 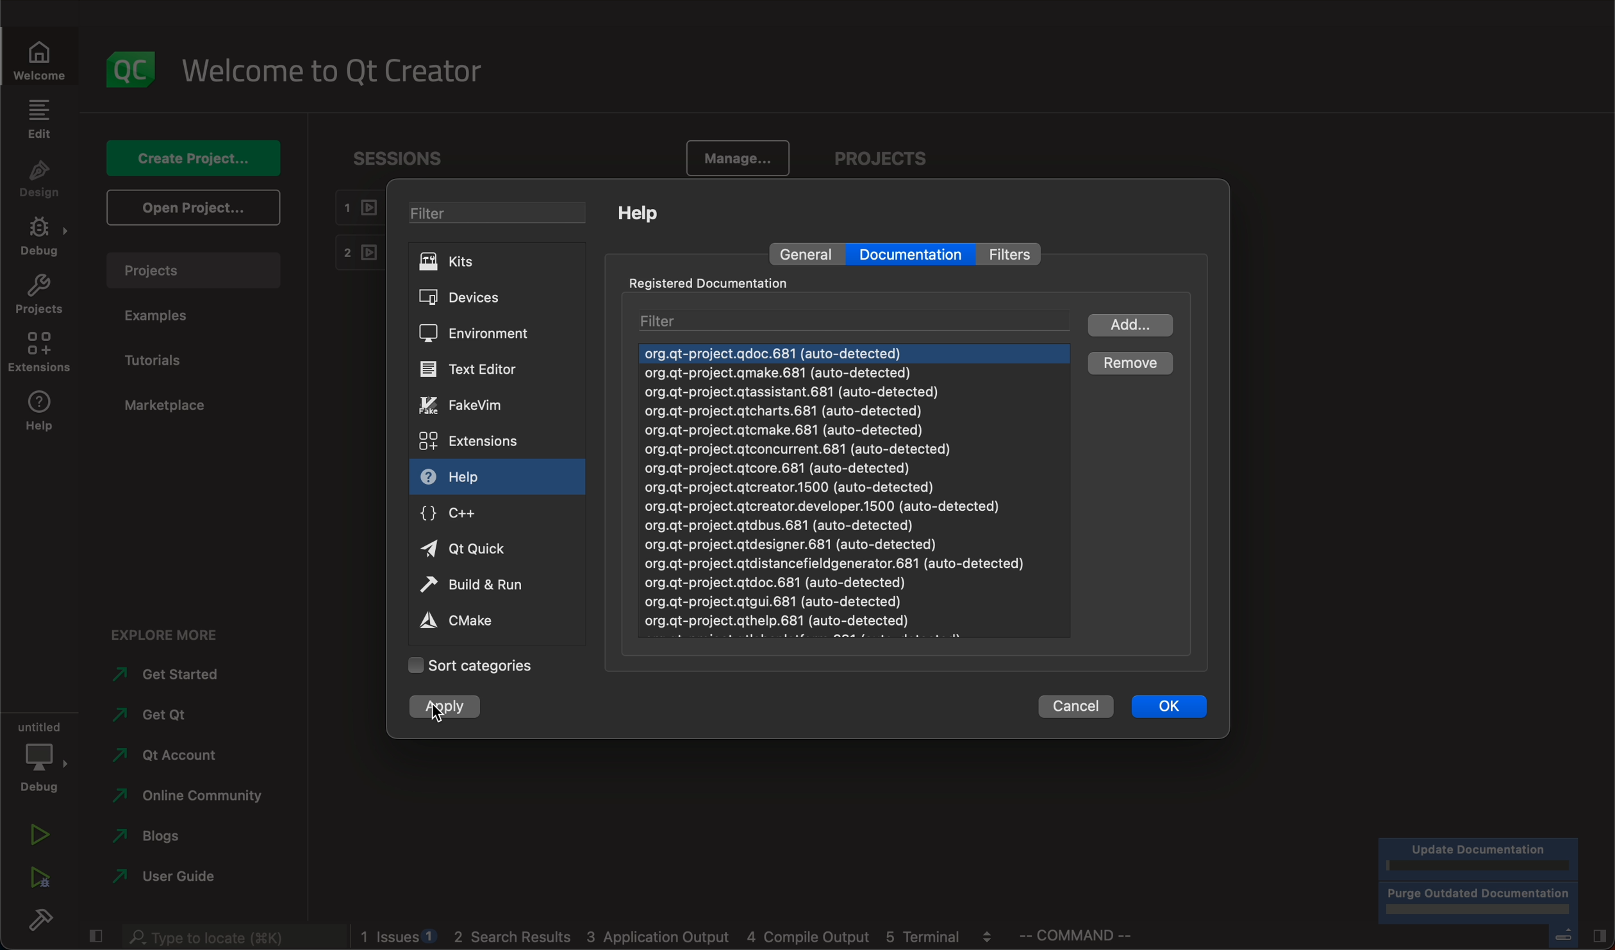 What do you see at coordinates (195, 158) in the screenshot?
I see `create` at bounding box center [195, 158].